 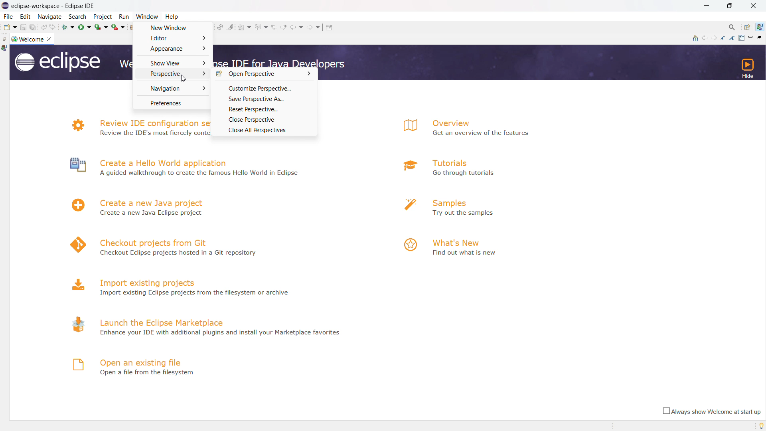 What do you see at coordinates (53, 27) in the screenshot?
I see `redo` at bounding box center [53, 27].